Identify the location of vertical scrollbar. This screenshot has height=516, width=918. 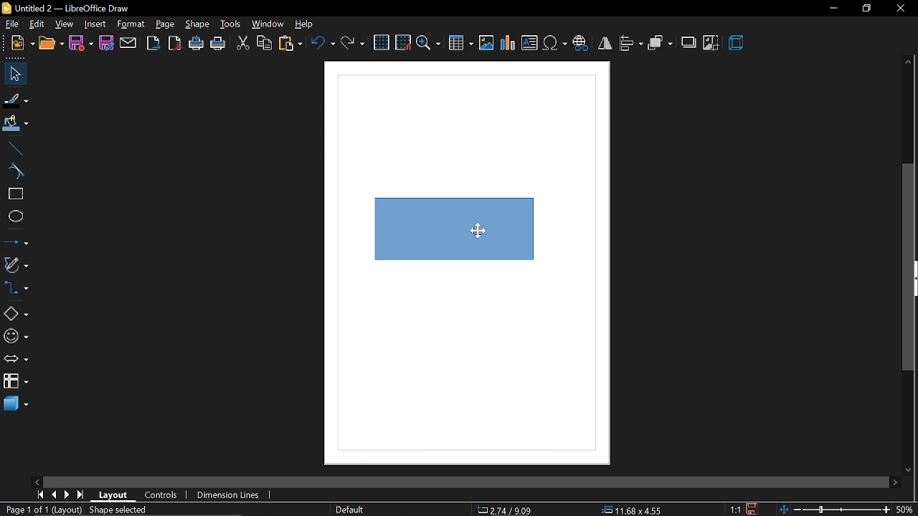
(909, 267).